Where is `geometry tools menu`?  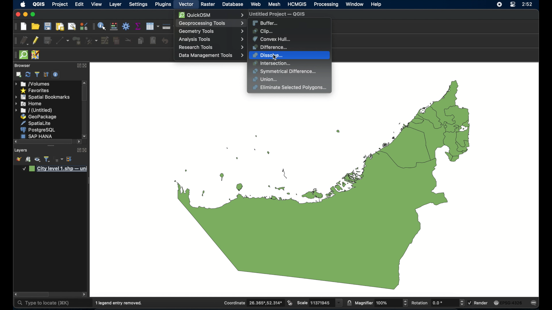
geometry tools menu is located at coordinates (211, 32).